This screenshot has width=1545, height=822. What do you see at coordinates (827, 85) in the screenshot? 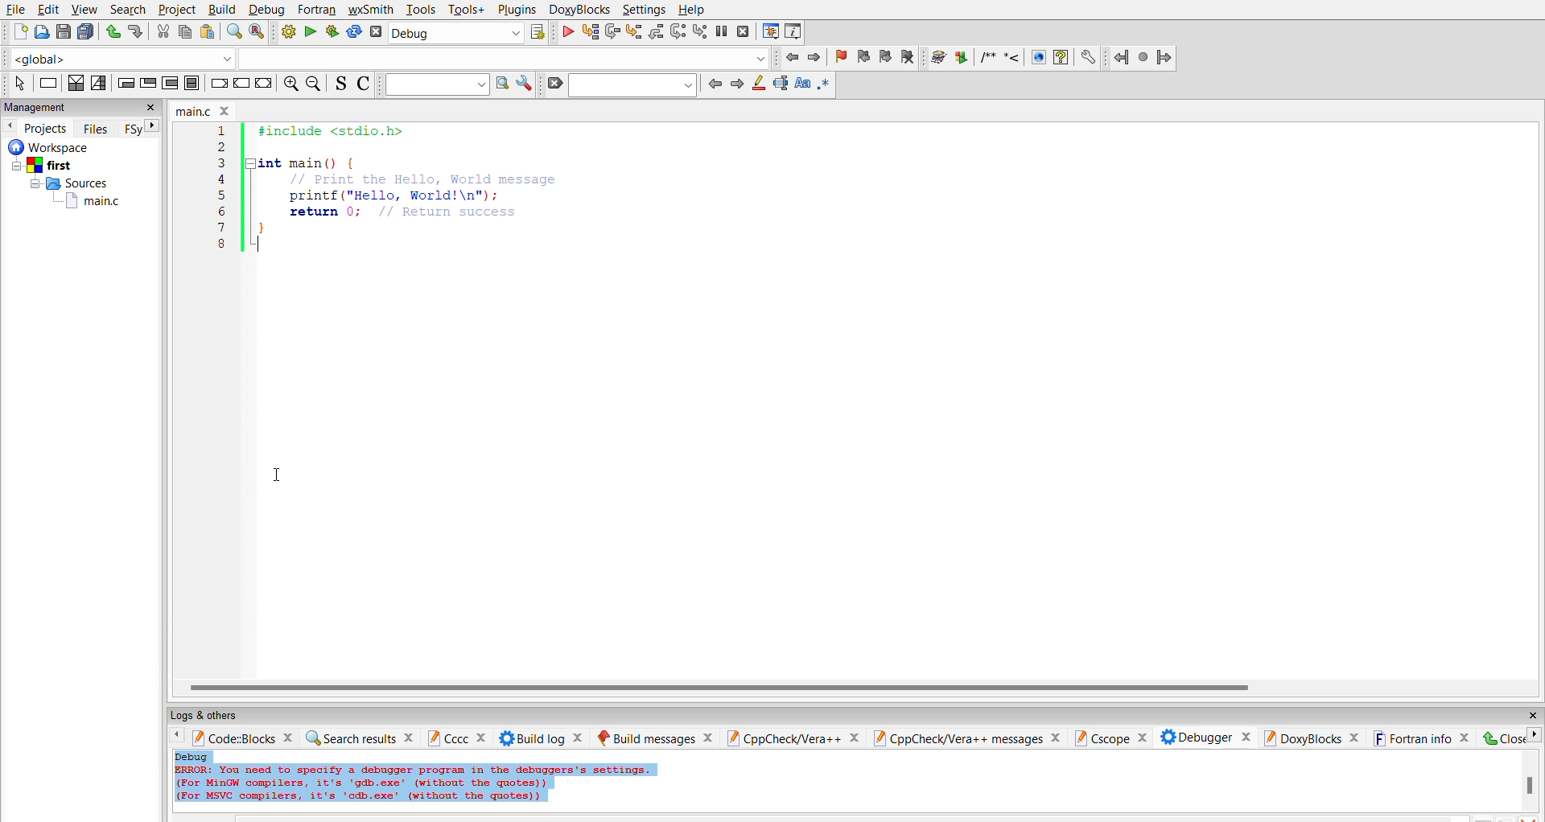
I see `use regex` at bounding box center [827, 85].